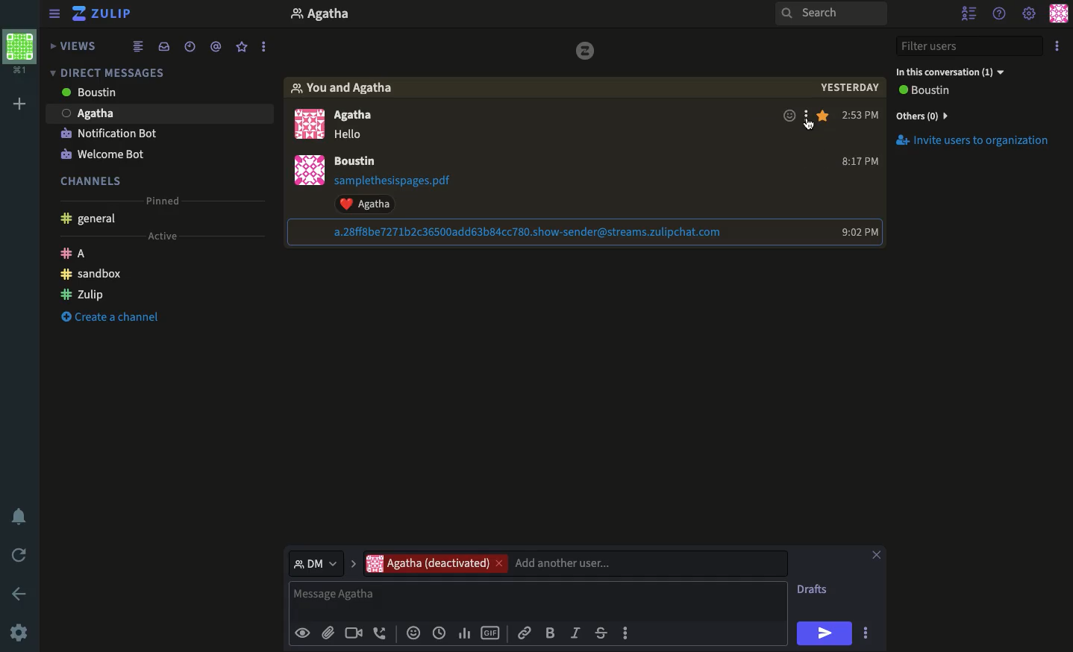  What do you see at coordinates (218, 45) in the screenshot?
I see `Tag` at bounding box center [218, 45].